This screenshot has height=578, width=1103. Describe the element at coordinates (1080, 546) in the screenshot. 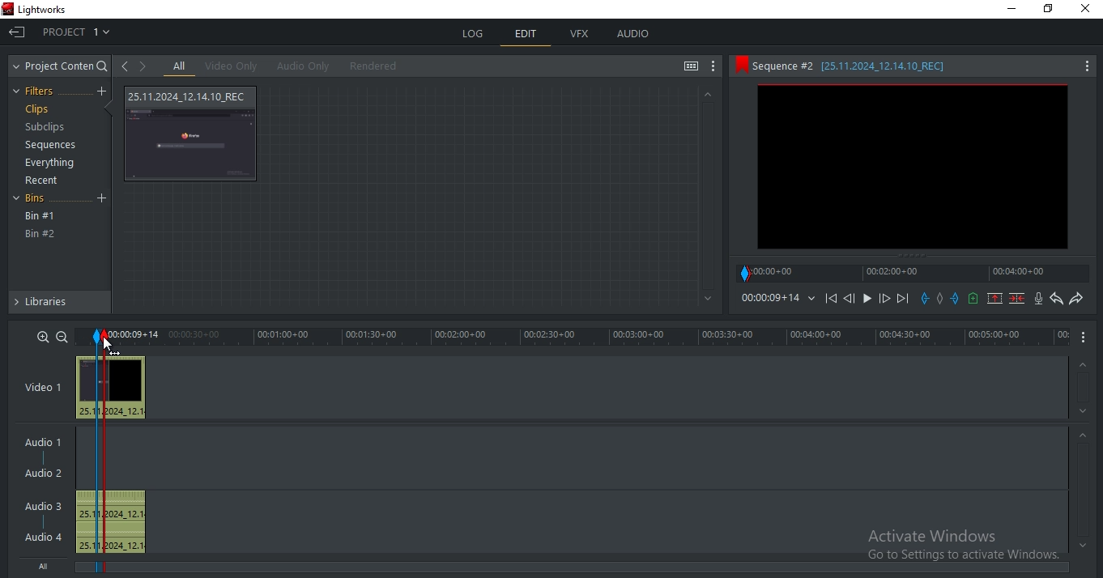

I see `Bottom` at that location.